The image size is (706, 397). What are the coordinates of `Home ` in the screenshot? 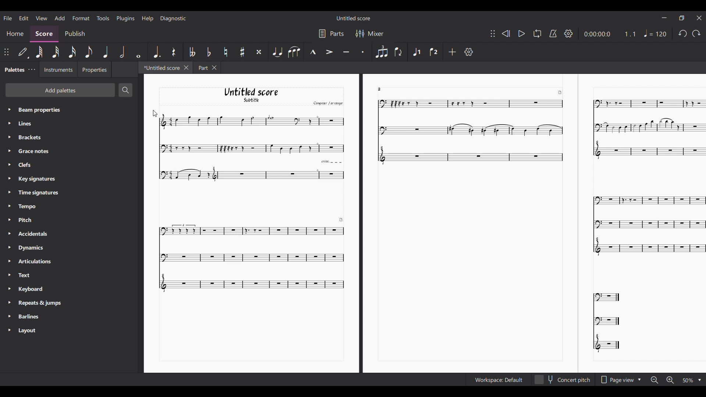 It's located at (15, 35).